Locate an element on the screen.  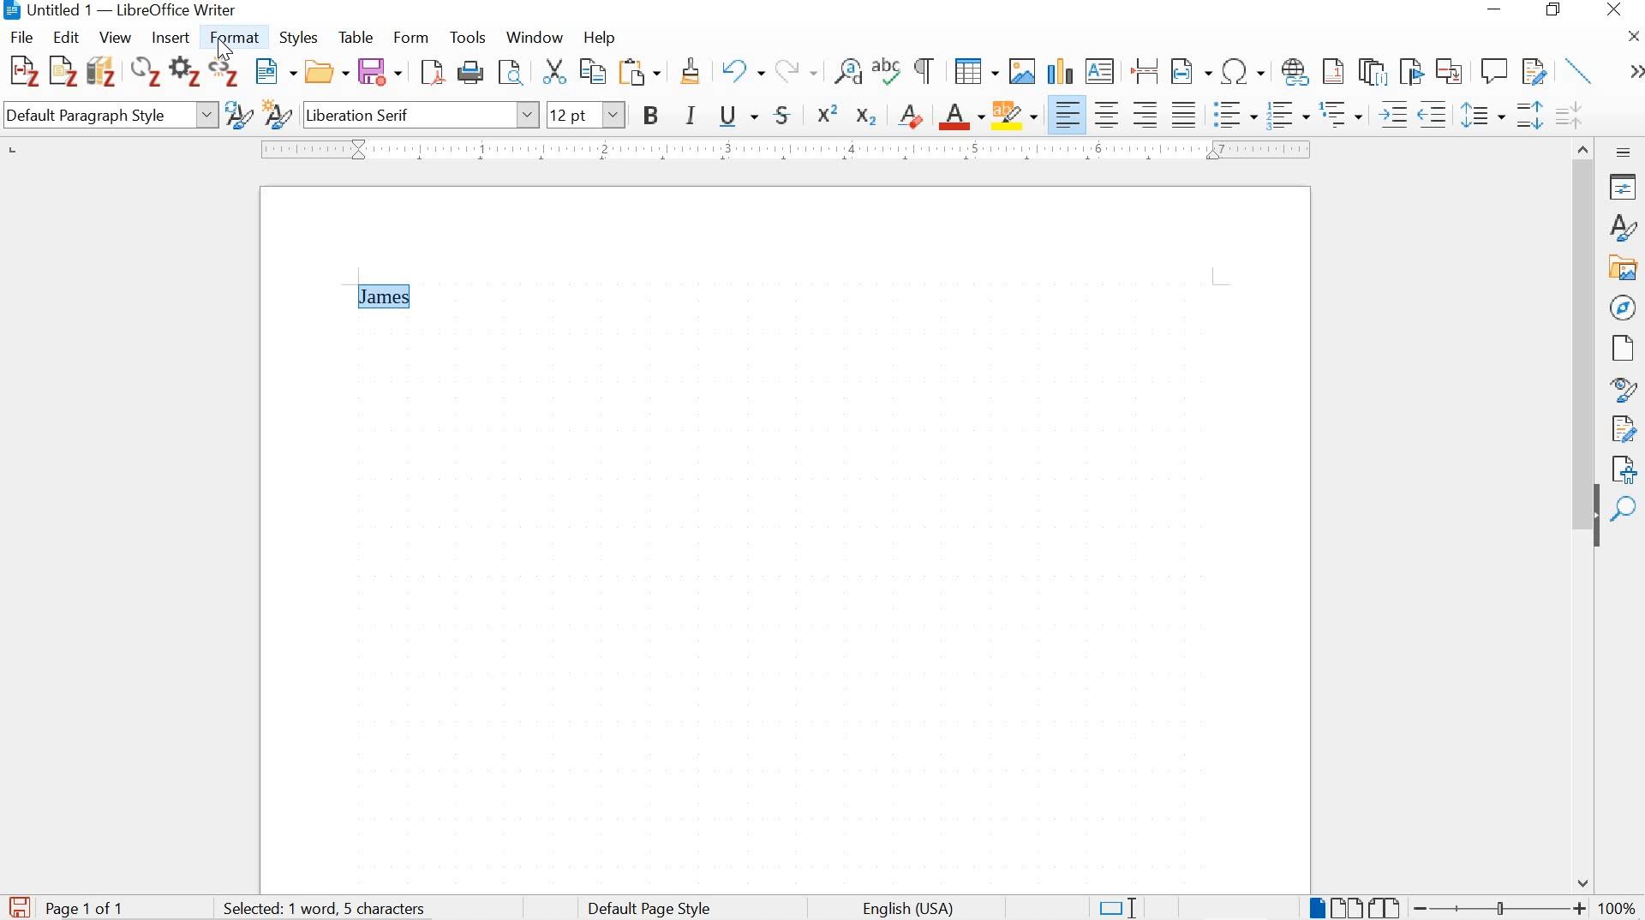
decrease indent is located at coordinates (1435, 114).